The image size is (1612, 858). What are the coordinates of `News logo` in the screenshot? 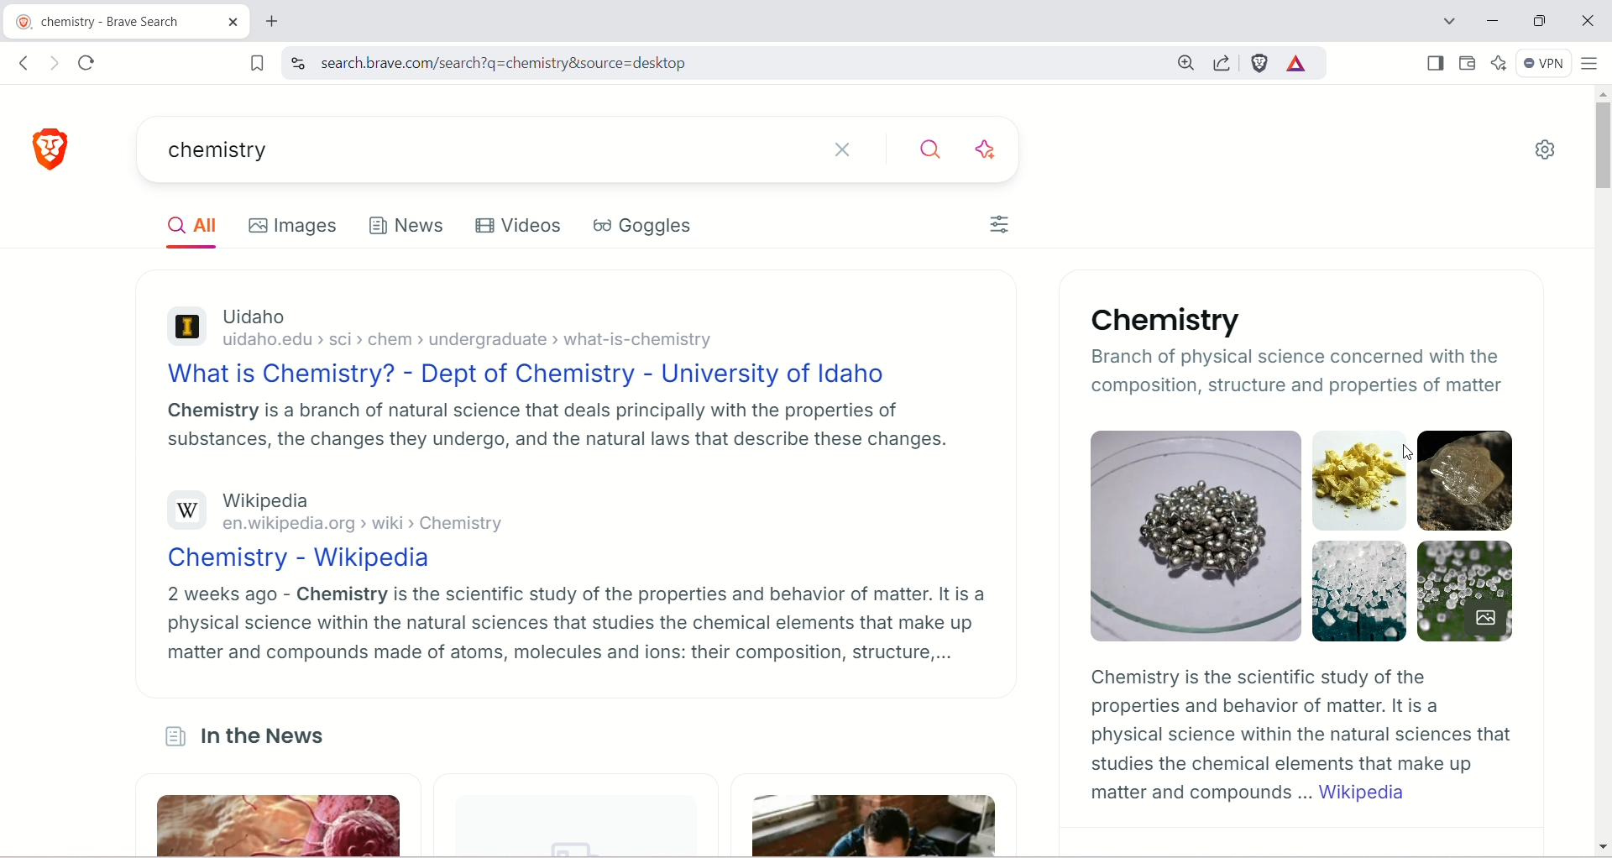 It's located at (171, 735).